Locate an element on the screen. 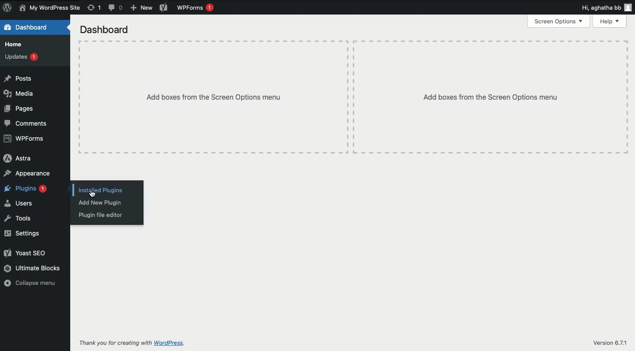 Image resolution: width=635 pixels, height=351 pixels. Thank you for creating with WordPress is located at coordinates (116, 343).